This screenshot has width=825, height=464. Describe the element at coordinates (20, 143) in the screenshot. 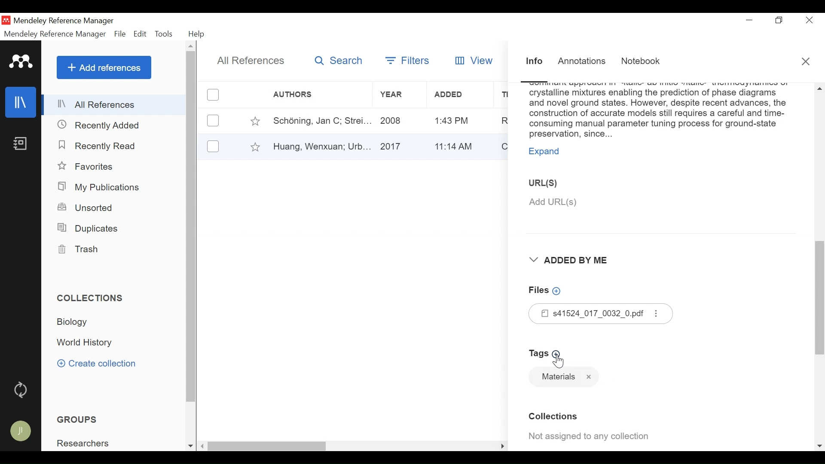

I see `Notebook` at that location.